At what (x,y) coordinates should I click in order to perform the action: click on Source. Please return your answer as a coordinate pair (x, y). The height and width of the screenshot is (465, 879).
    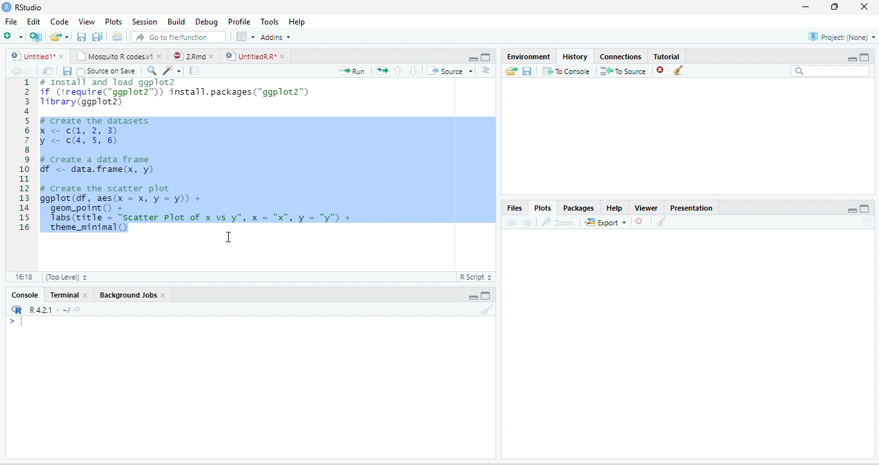
    Looking at the image, I should click on (449, 71).